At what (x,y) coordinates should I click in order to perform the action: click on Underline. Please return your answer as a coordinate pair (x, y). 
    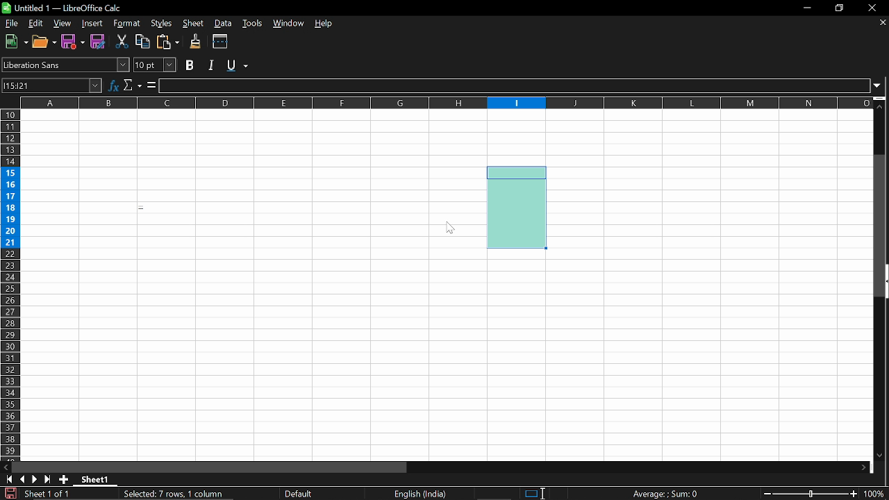
    Looking at the image, I should click on (239, 66).